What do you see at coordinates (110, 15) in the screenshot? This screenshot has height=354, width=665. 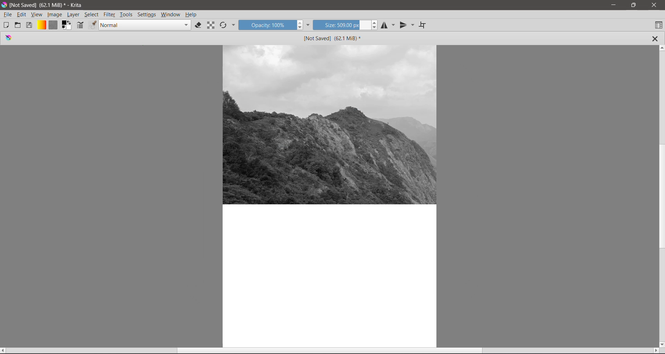 I see `Filter` at bounding box center [110, 15].